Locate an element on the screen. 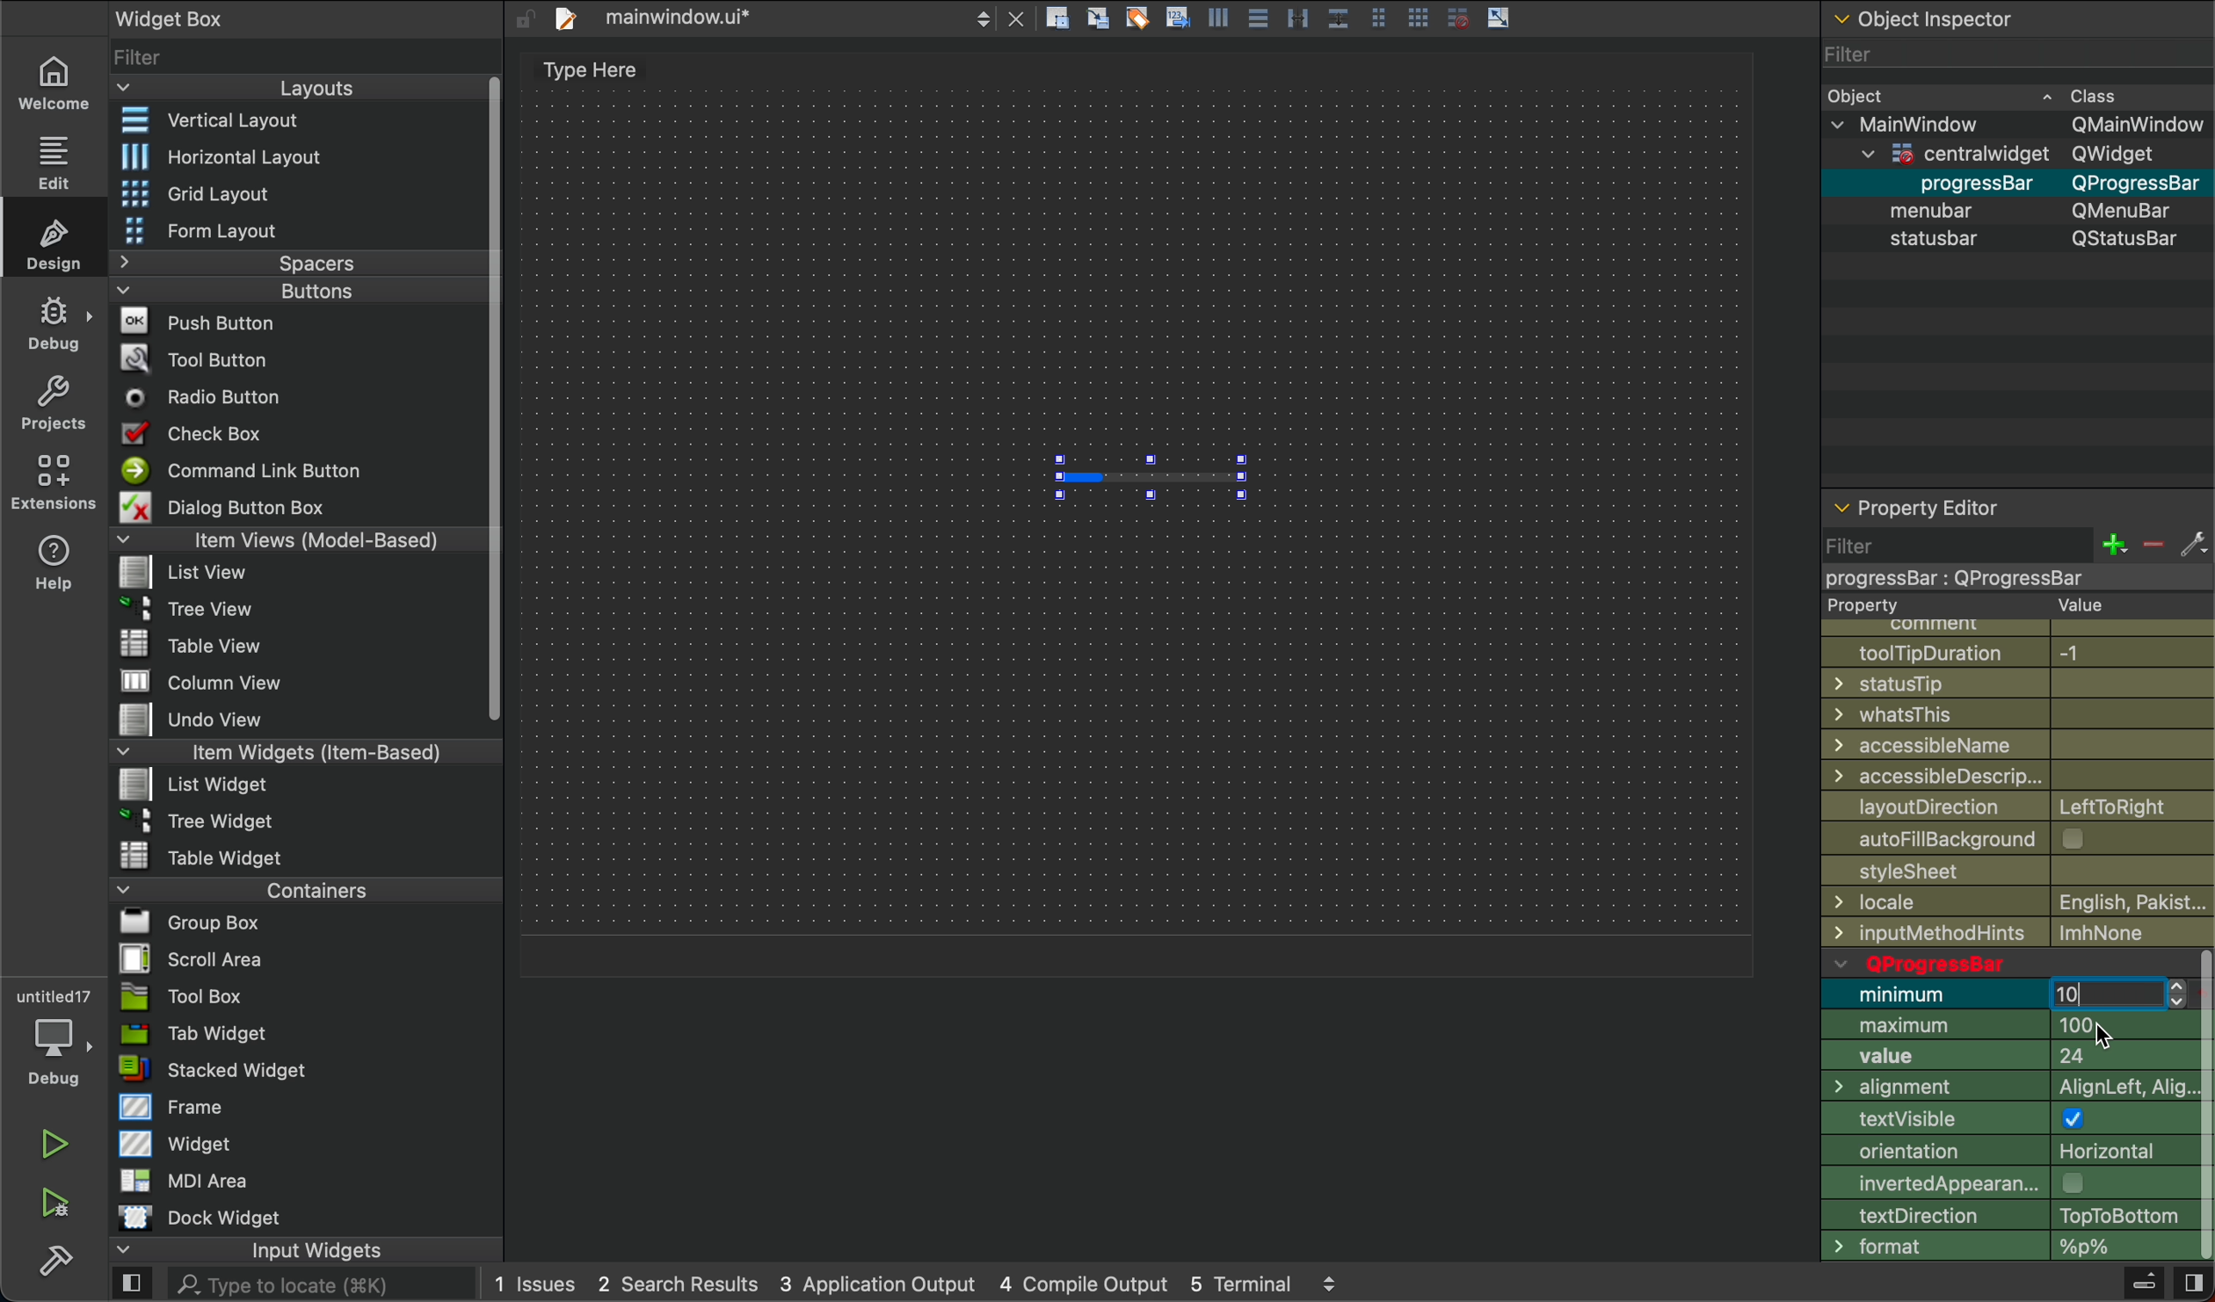  object inspector is located at coordinates (2015, 18).